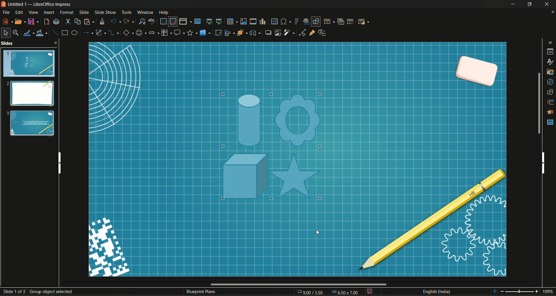 This screenshot has height=296, width=556. What do you see at coordinates (88, 22) in the screenshot?
I see `paste` at bounding box center [88, 22].